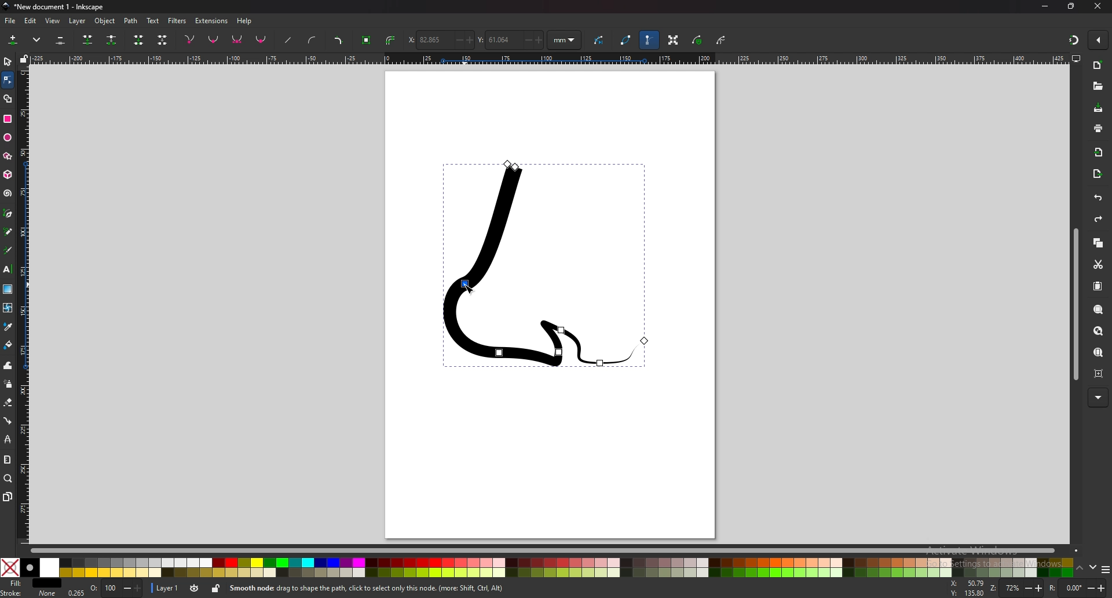 The width and height of the screenshot is (1112, 598). Describe the element at coordinates (393, 588) in the screenshot. I see `info` at that location.